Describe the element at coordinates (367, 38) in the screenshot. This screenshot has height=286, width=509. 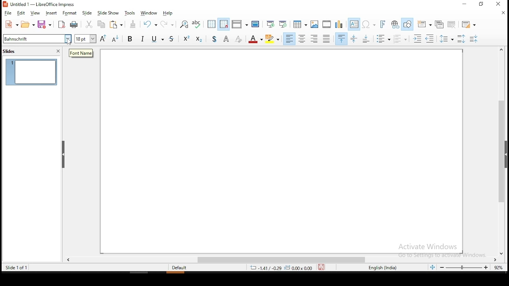
I see `align bottom` at that location.